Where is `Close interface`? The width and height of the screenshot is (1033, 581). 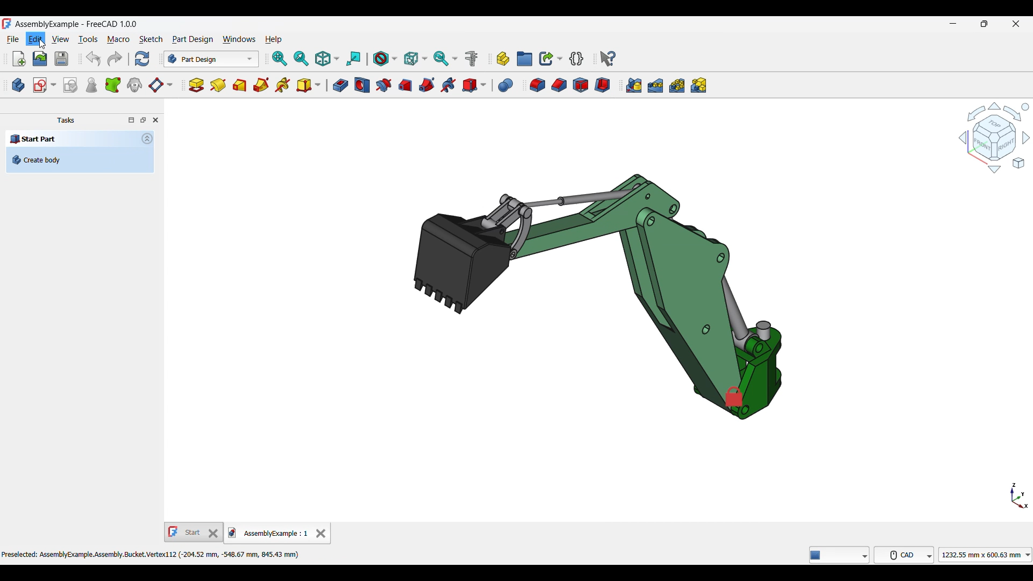
Close interface is located at coordinates (1016, 24).